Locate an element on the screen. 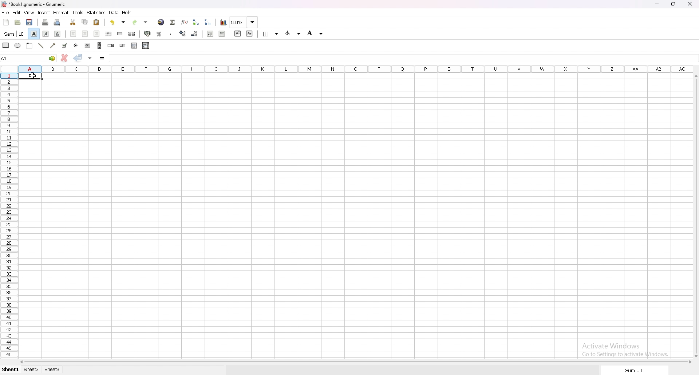  subscript is located at coordinates (249, 33).